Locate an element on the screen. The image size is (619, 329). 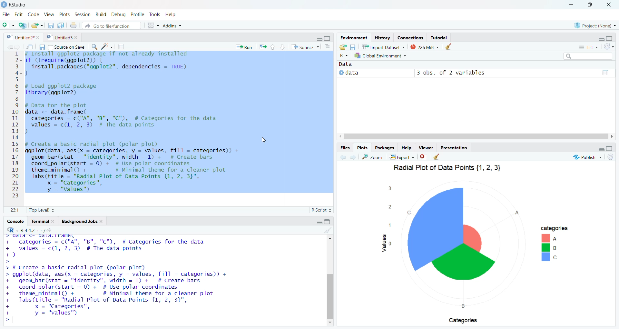
compile report  is located at coordinates (123, 47).